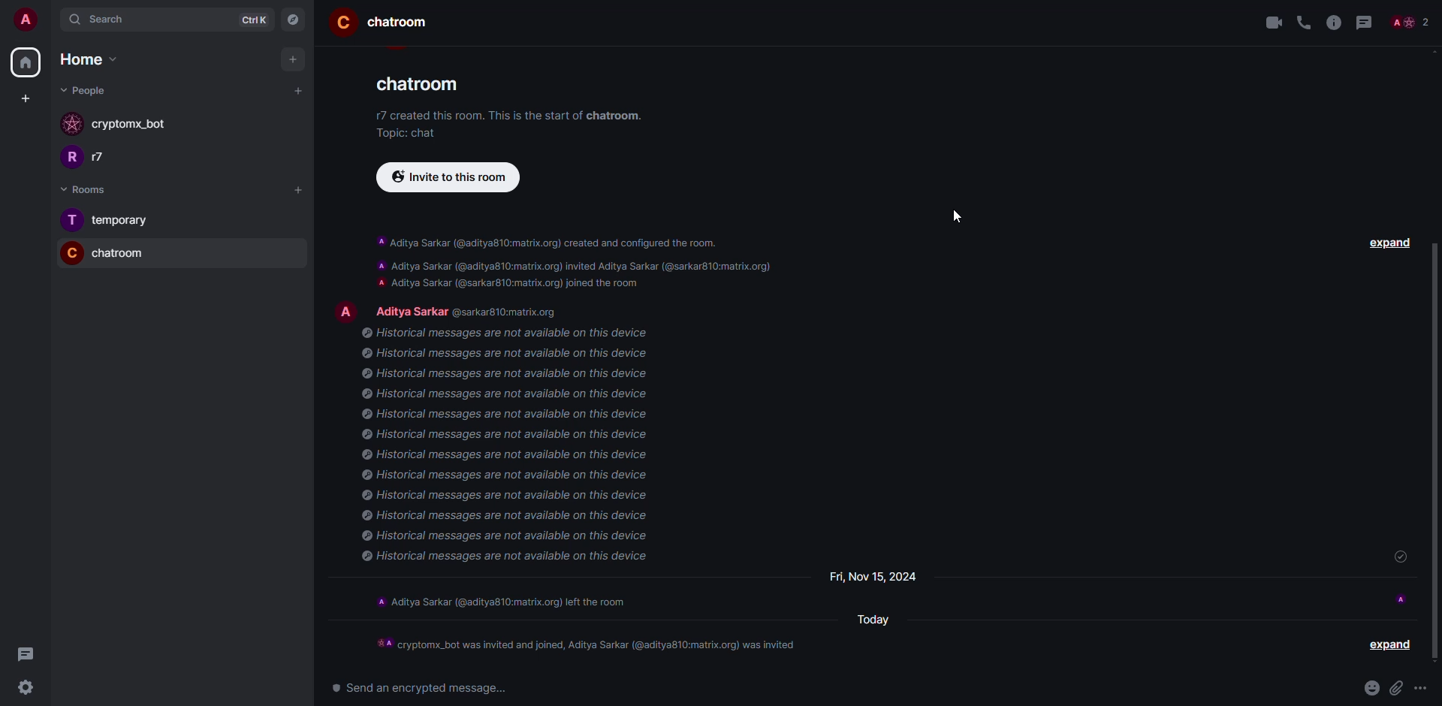 This screenshot has height=706, width=1442. I want to click on rooms, so click(79, 189).